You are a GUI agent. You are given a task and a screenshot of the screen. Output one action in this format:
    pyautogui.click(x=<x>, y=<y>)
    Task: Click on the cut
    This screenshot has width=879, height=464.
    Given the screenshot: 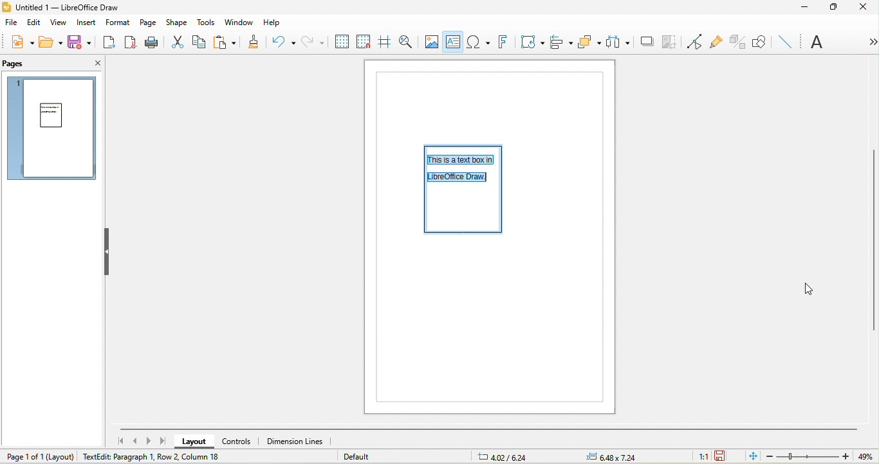 What is the action you would take?
    pyautogui.click(x=176, y=41)
    